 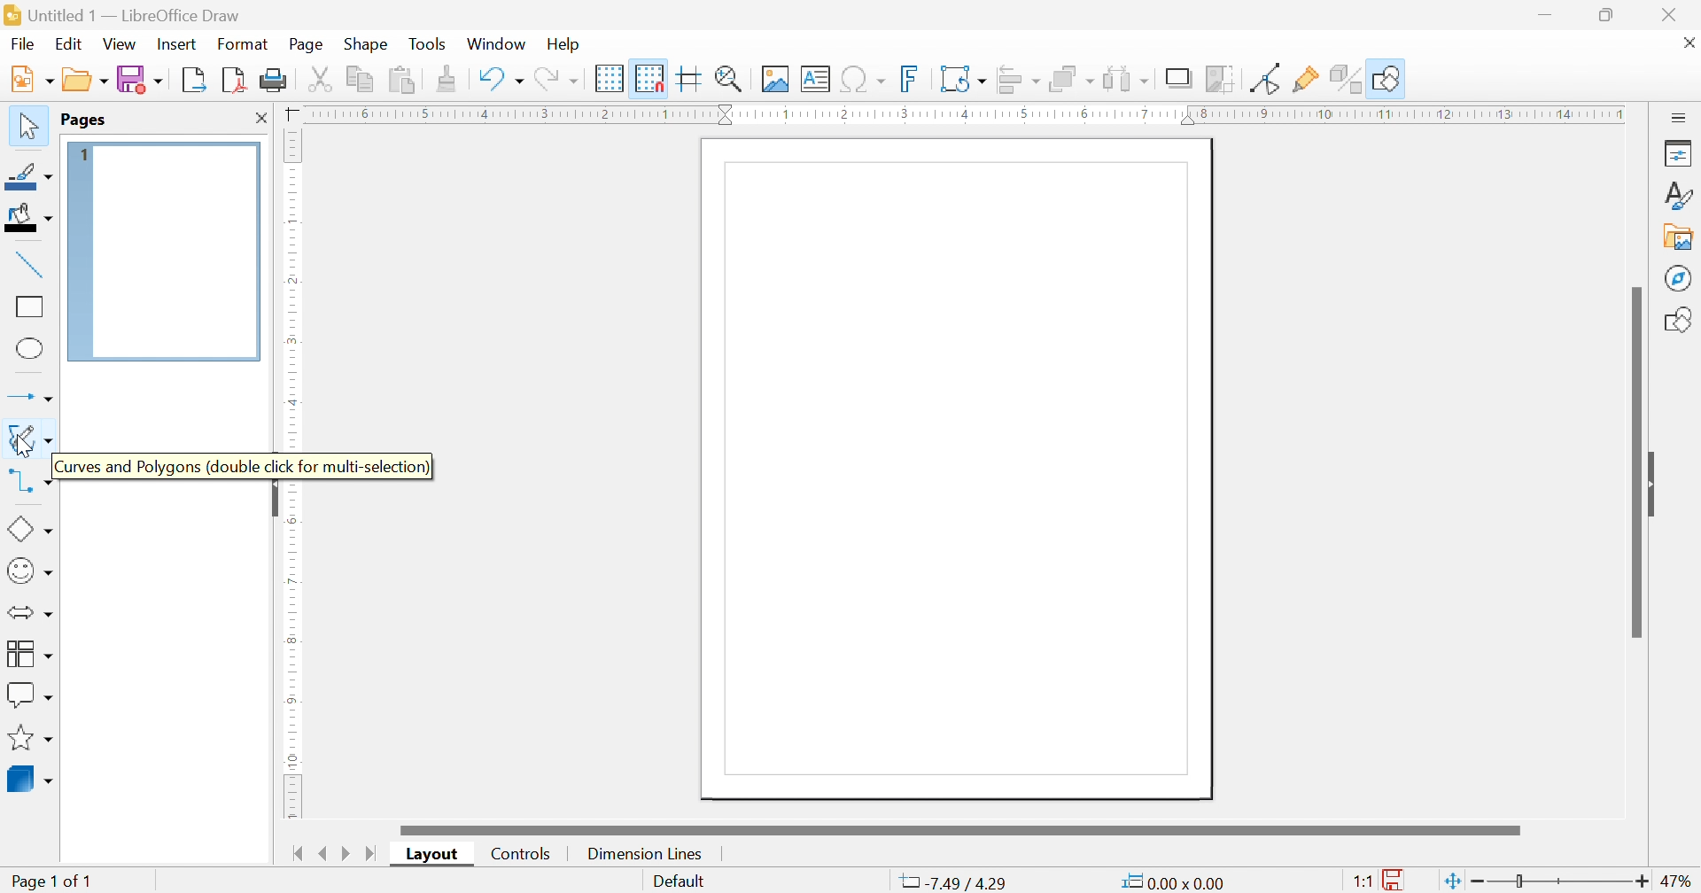 I want to click on properties, so click(x=1679, y=151).